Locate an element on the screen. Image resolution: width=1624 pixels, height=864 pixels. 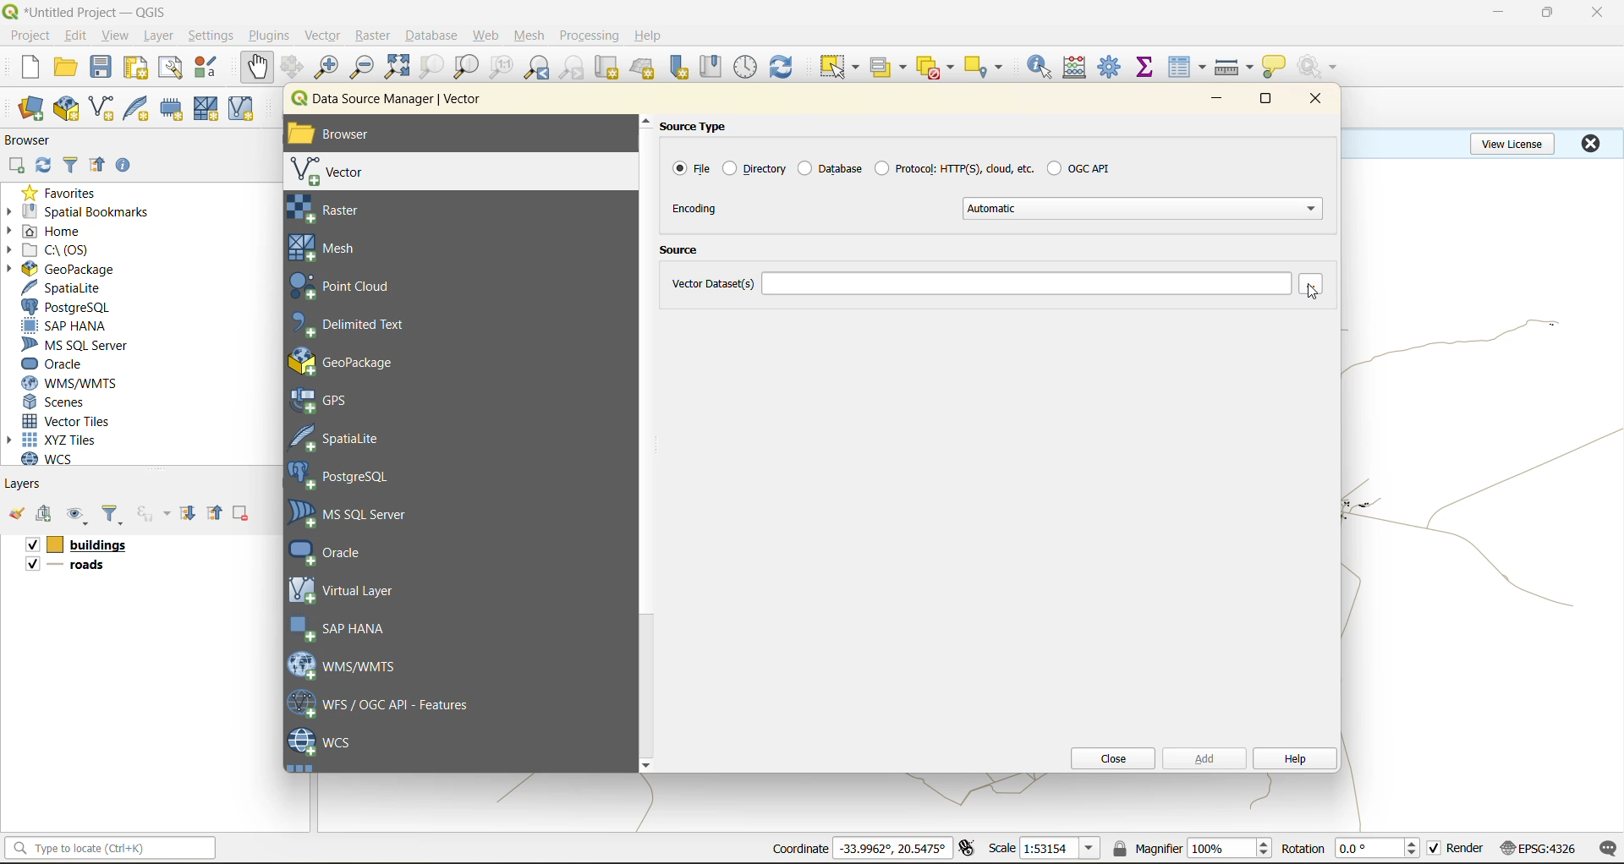
layers is located at coordinates (95, 545).